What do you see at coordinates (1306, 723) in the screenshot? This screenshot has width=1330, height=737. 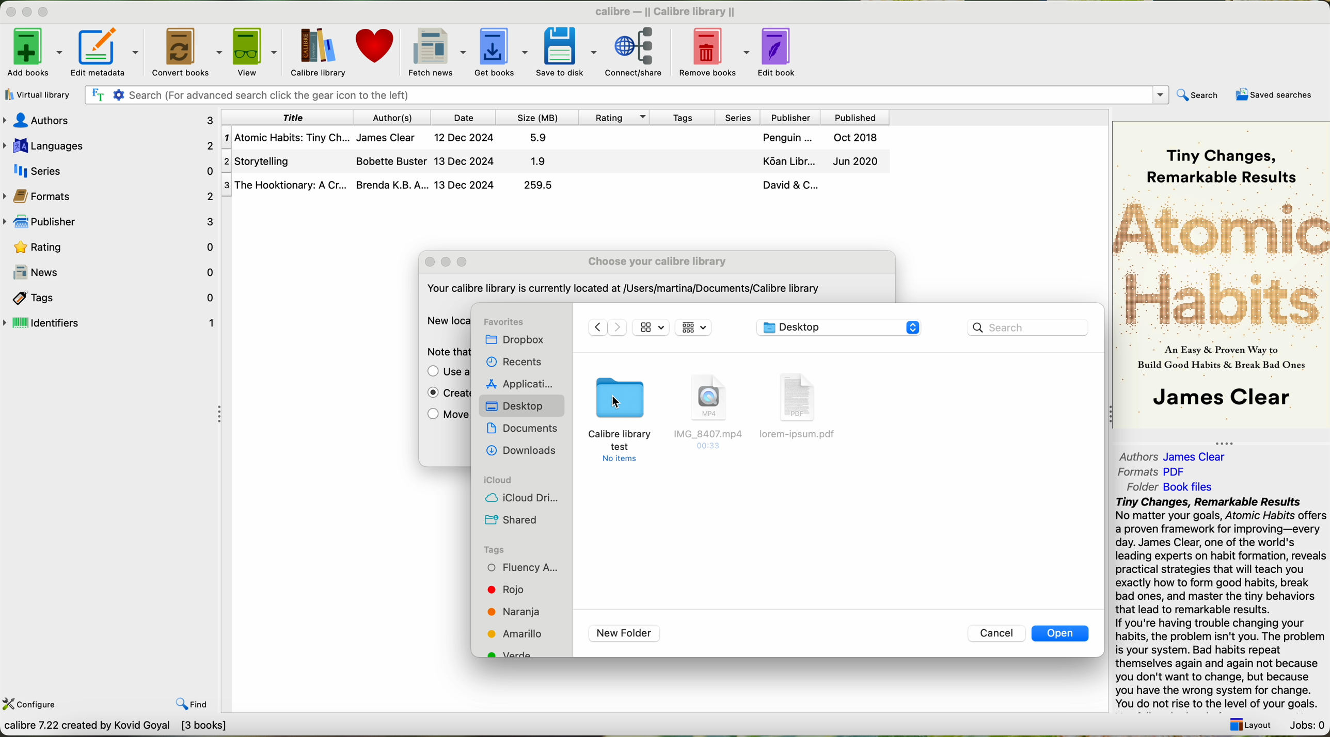 I see `Jobs: 0` at bounding box center [1306, 723].